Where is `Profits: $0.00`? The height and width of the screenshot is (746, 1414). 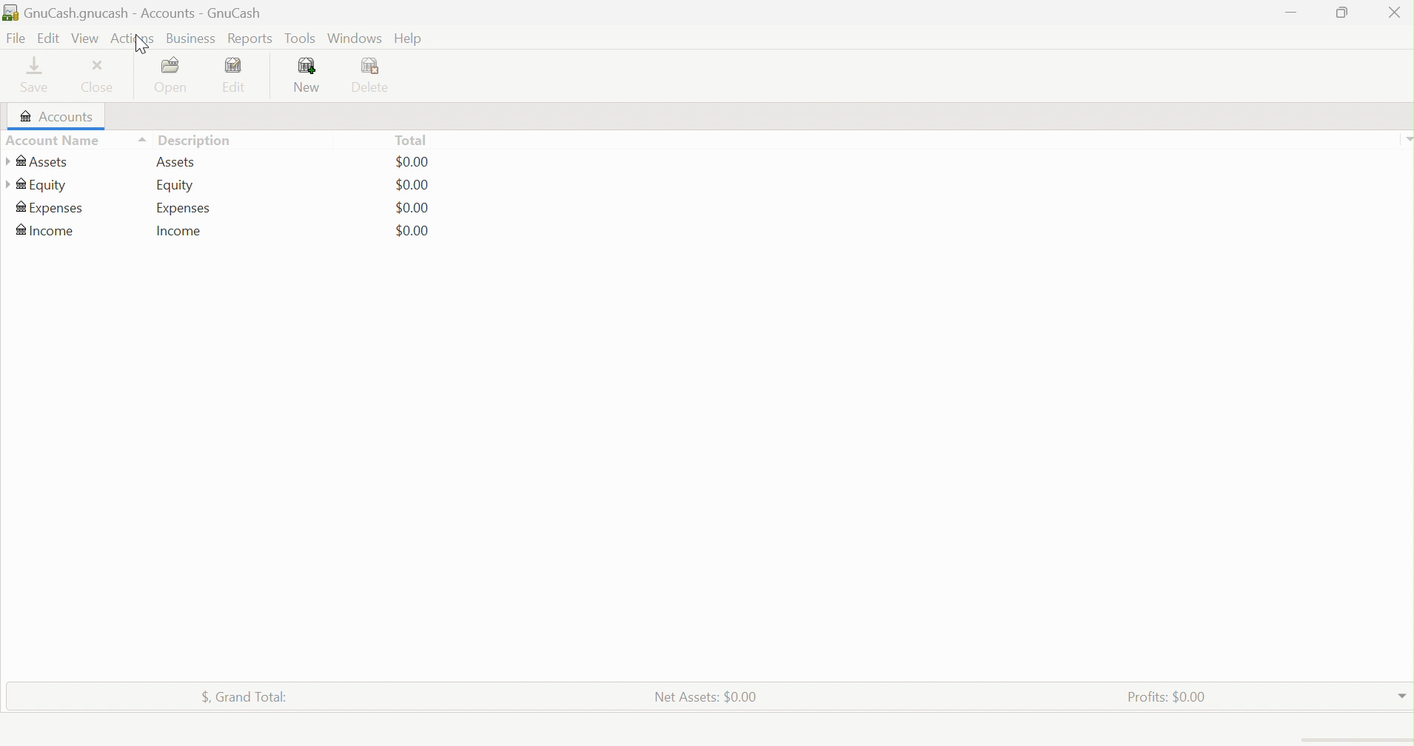
Profits: $0.00 is located at coordinates (1170, 696).